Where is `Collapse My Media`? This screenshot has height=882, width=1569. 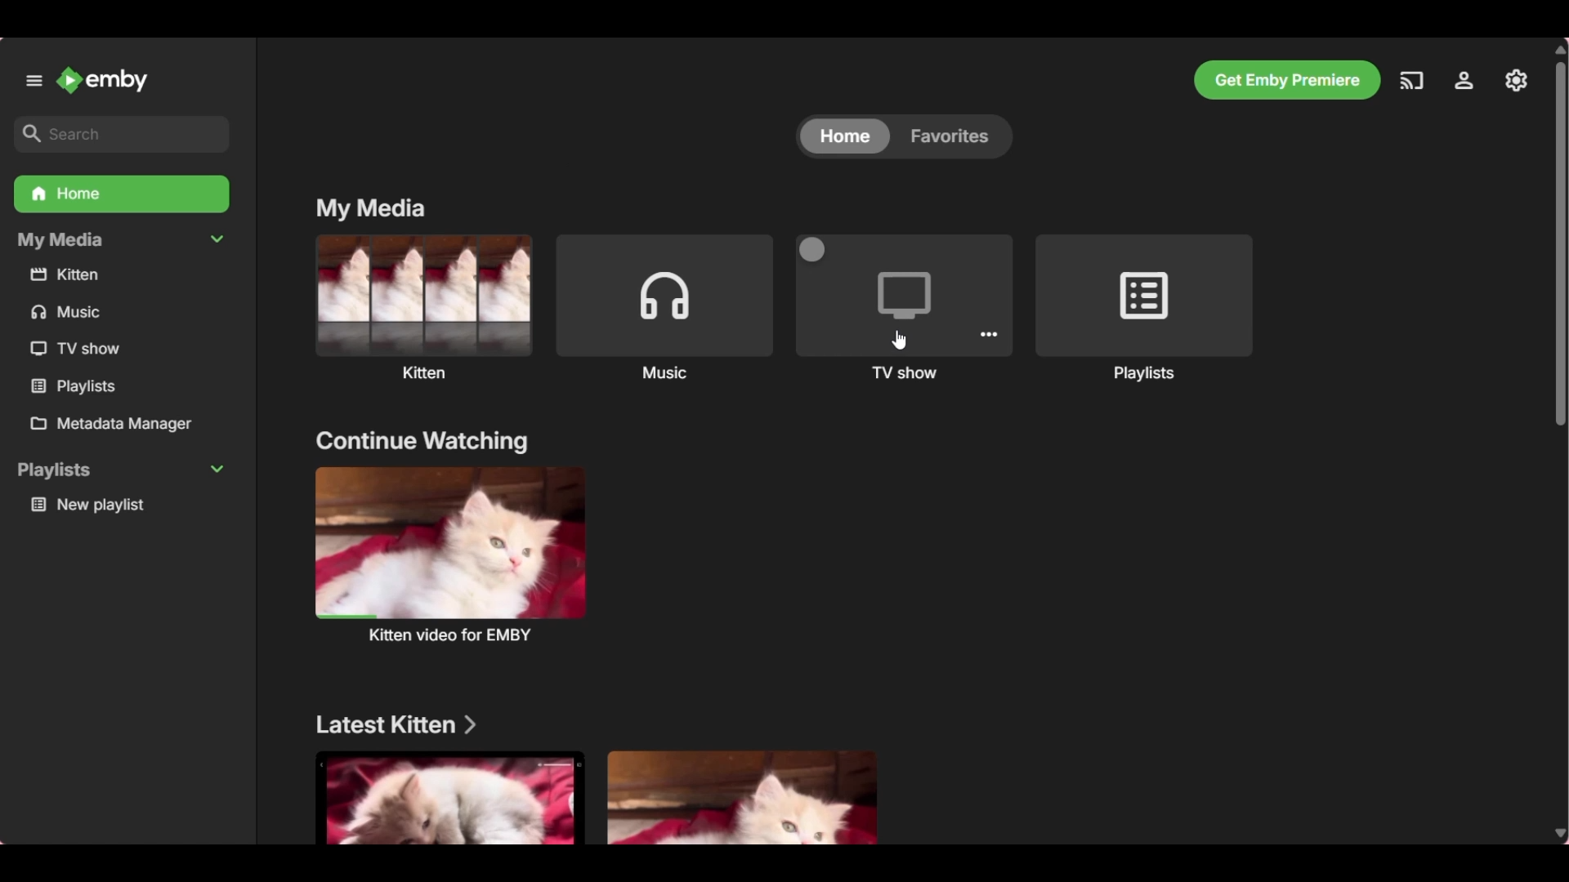
Collapse My Media is located at coordinates (122, 241).